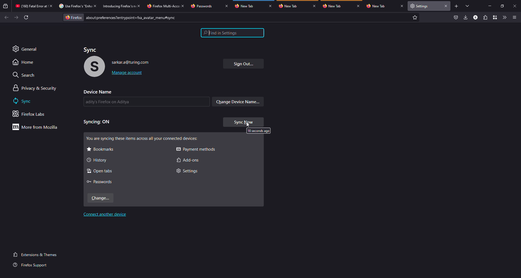 The height and width of the screenshot is (278, 521). I want to click on profile, so click(476, 17).